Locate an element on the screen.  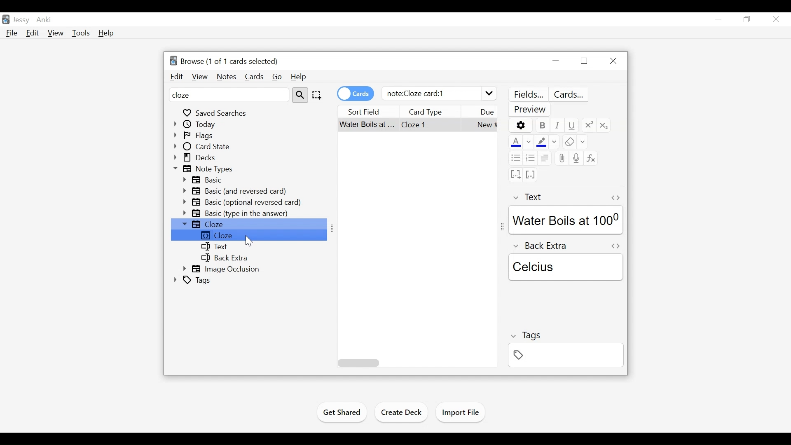
Superscript is located at coordinates (587, 126).